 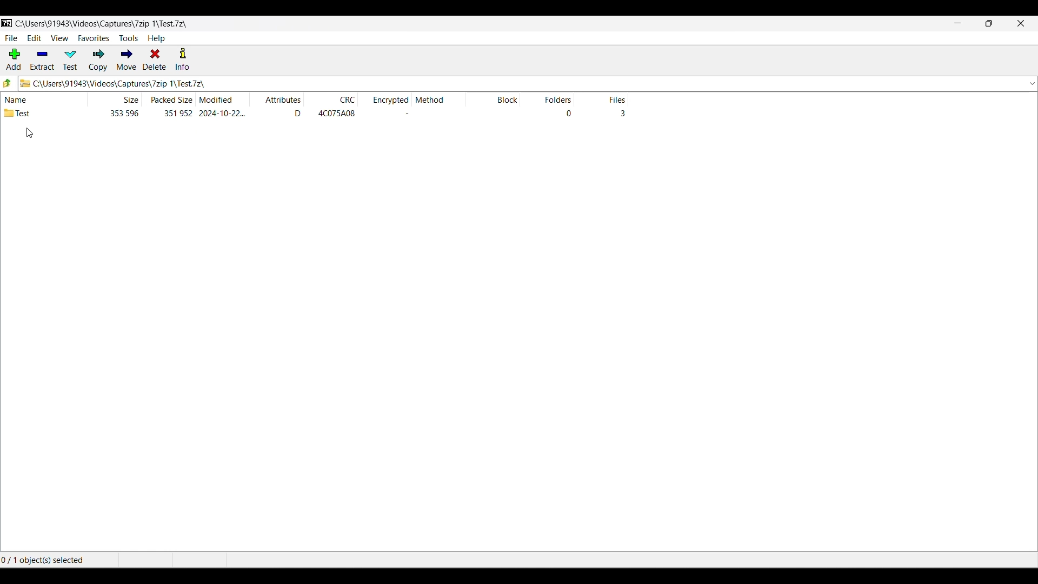 What do you see at coordinates (1032, 83) in the screenshot?
I see `Location options` at bounding box center [1032, 83].